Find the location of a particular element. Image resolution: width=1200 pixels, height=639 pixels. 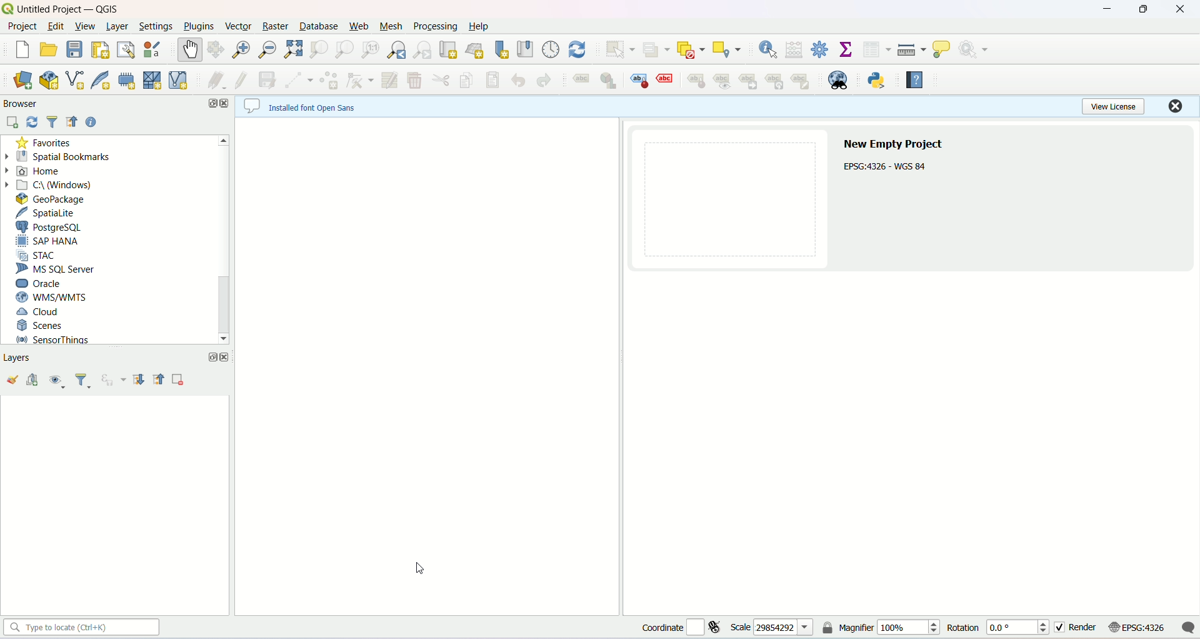

lock is located at coordinates (827, 629).